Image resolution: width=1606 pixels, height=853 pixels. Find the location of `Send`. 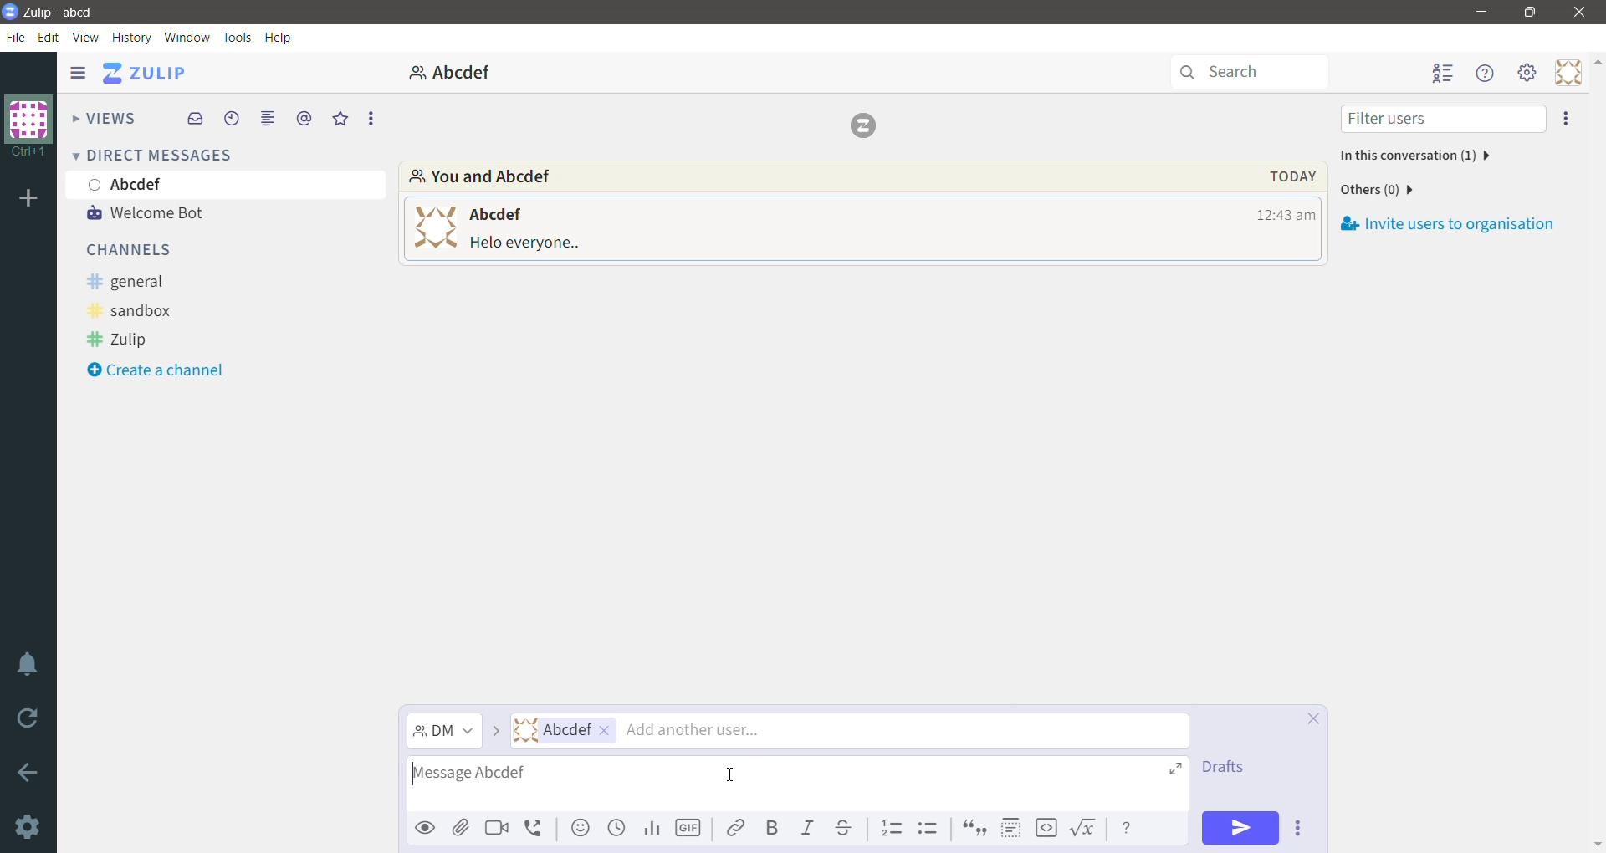

Send is located at coordinates (1240, 828).